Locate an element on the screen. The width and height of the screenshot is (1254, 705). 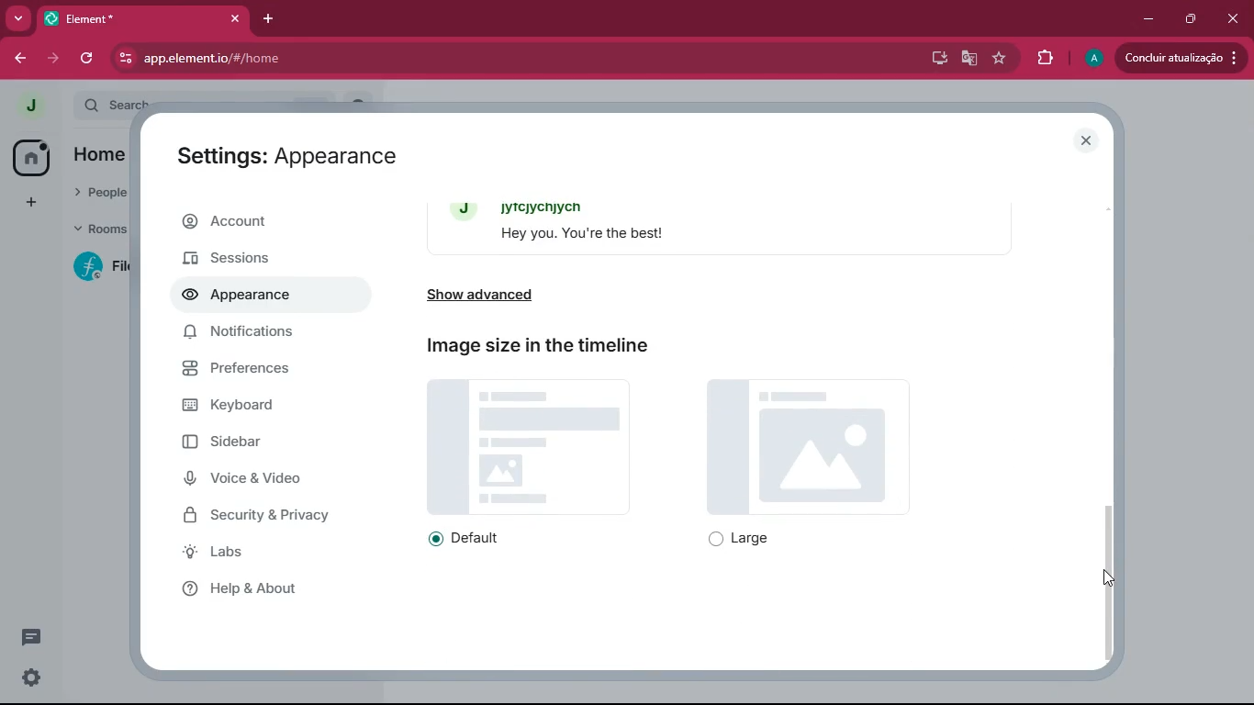
close is located at coordinates (1230, 17).